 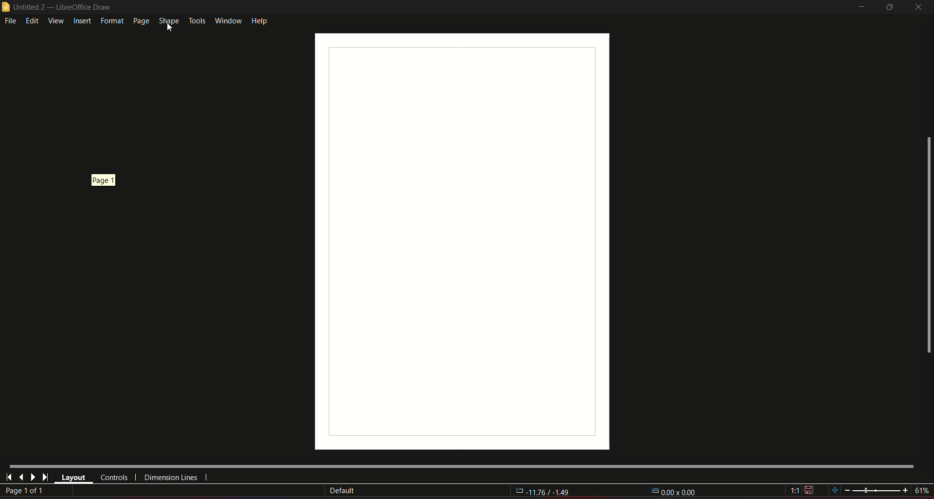 What do you see at coordinates (461, 465) in the screenshot?
I see `Horizontal scroll bar` at bounding box center [461, 465].